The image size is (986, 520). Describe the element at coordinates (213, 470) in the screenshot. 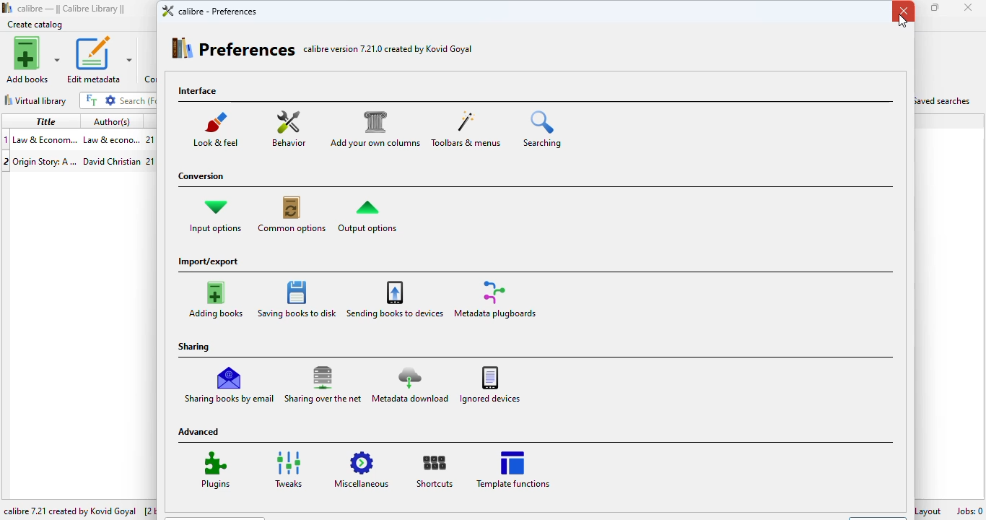

I see `plugins` at that location.